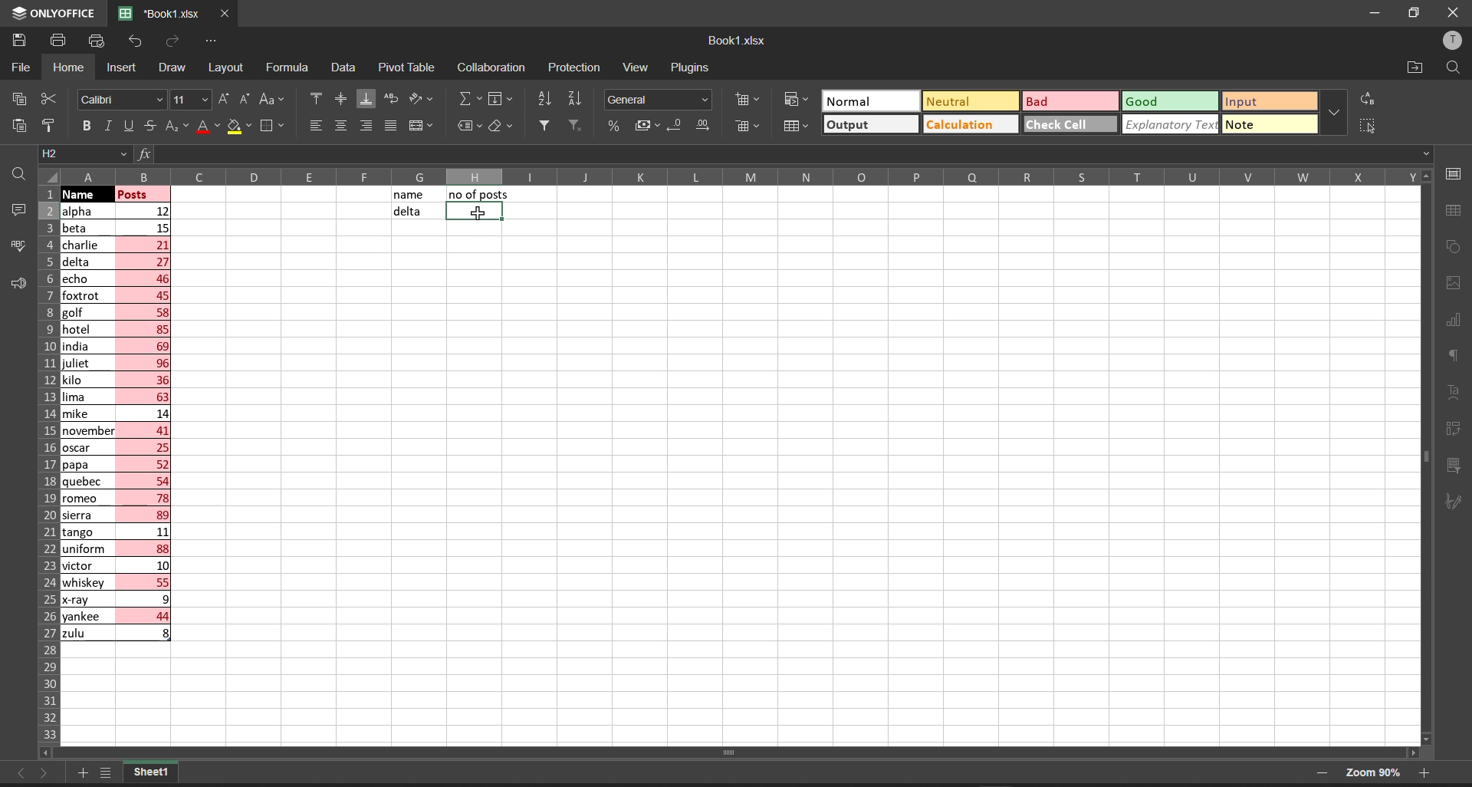 This screenshot has height=787, width=1472. I want to click on subscript\superscript, so click(176, 123).